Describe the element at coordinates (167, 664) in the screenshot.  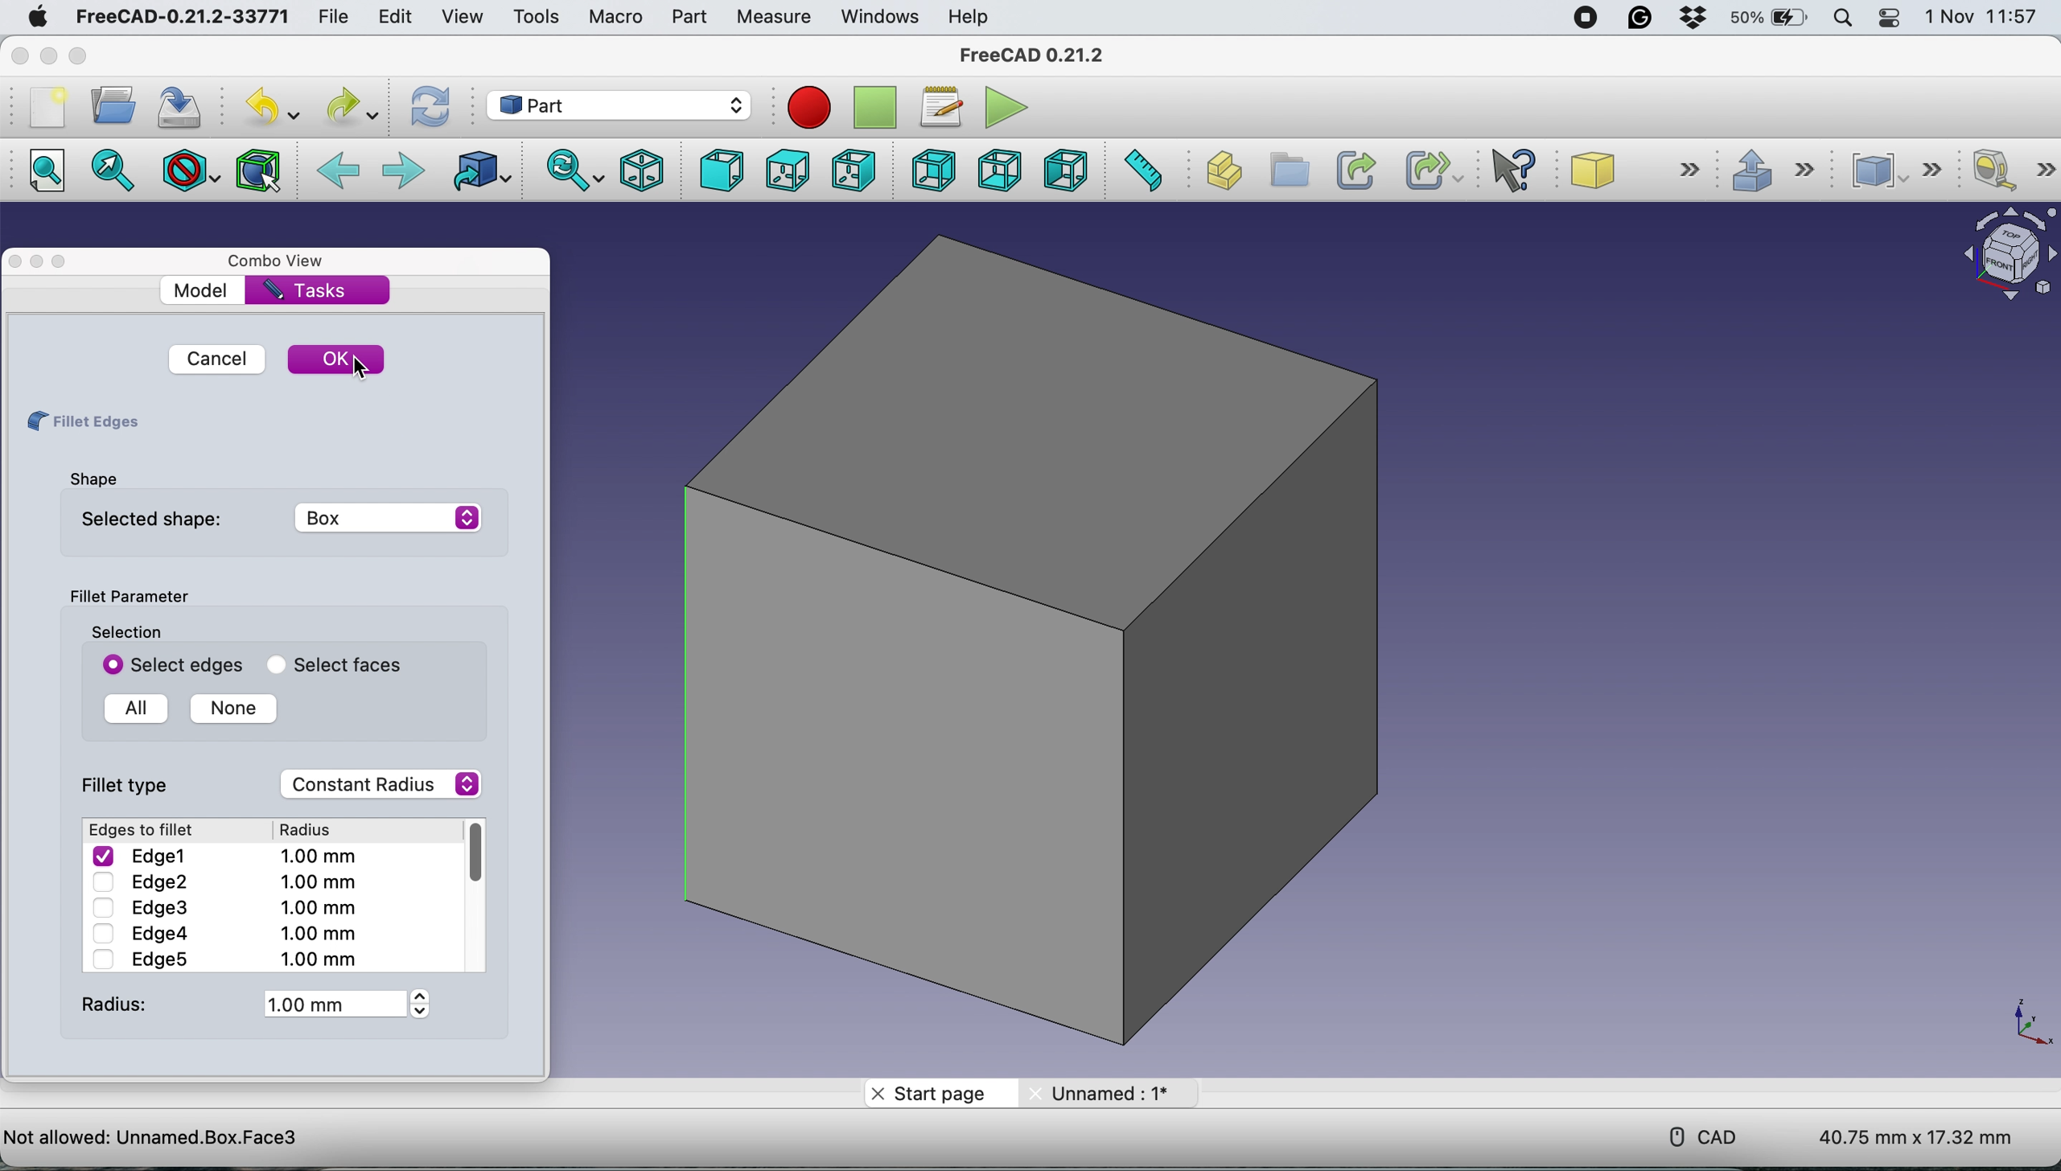
I see `Selected Edges` at that location.